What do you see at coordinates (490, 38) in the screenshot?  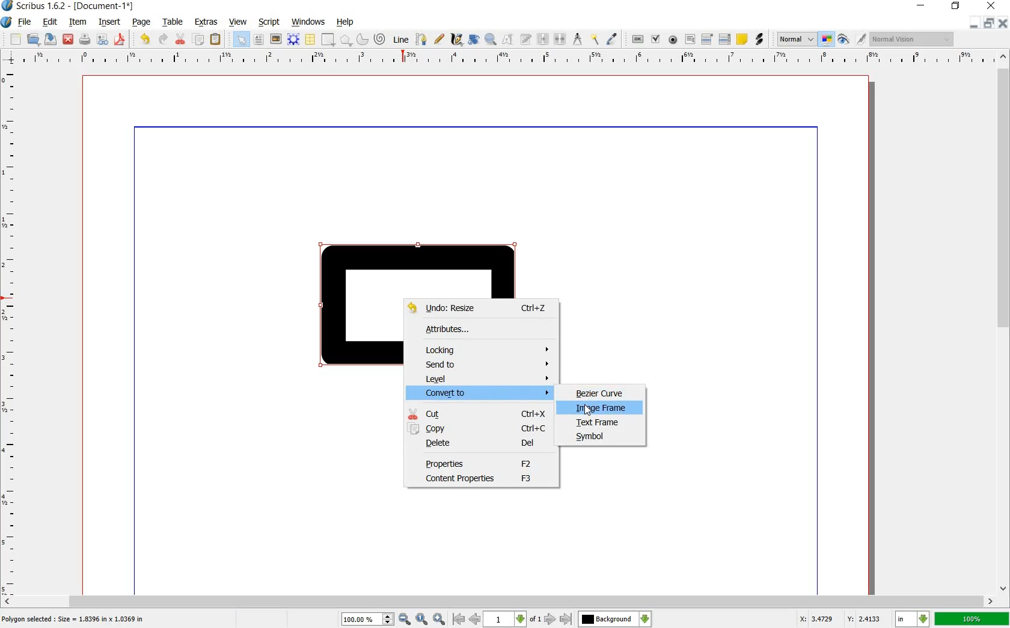 I see `zoom in or out` at bounding box center [490, 38].